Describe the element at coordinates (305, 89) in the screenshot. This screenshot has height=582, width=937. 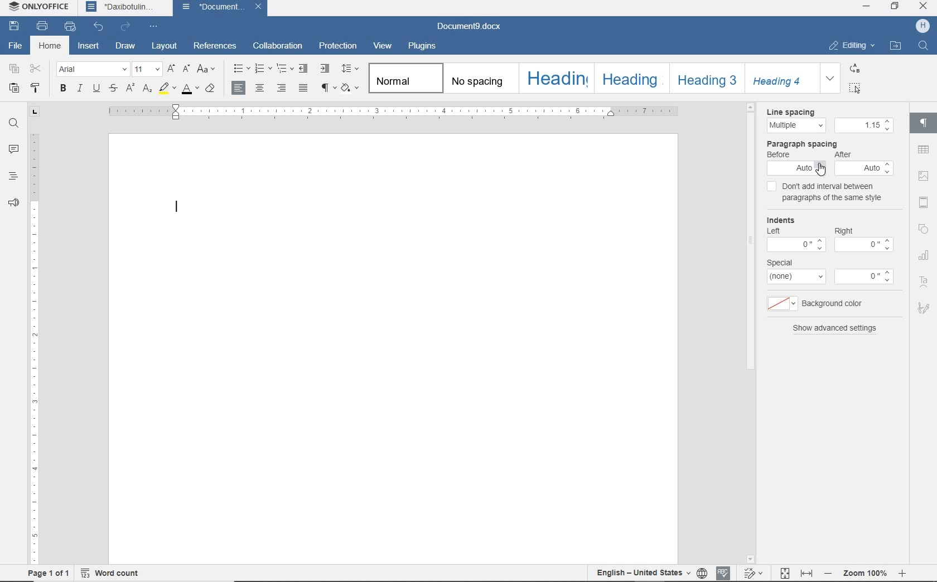
I see `justified` at that location.